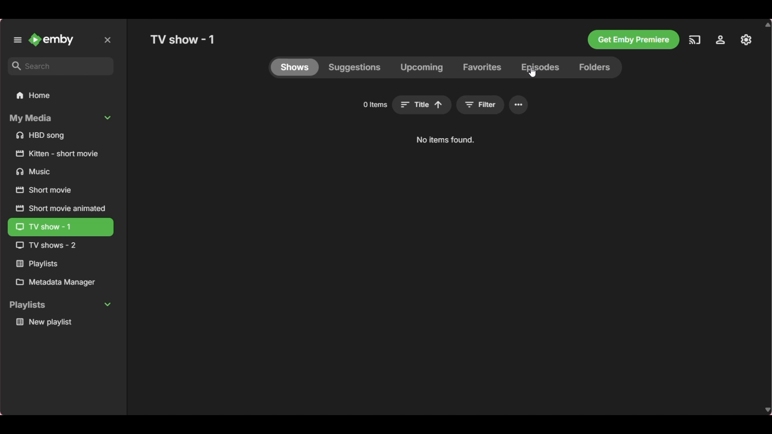 This screenshot has height=434, width=772. I want to click on More settings, so click(518, 105).